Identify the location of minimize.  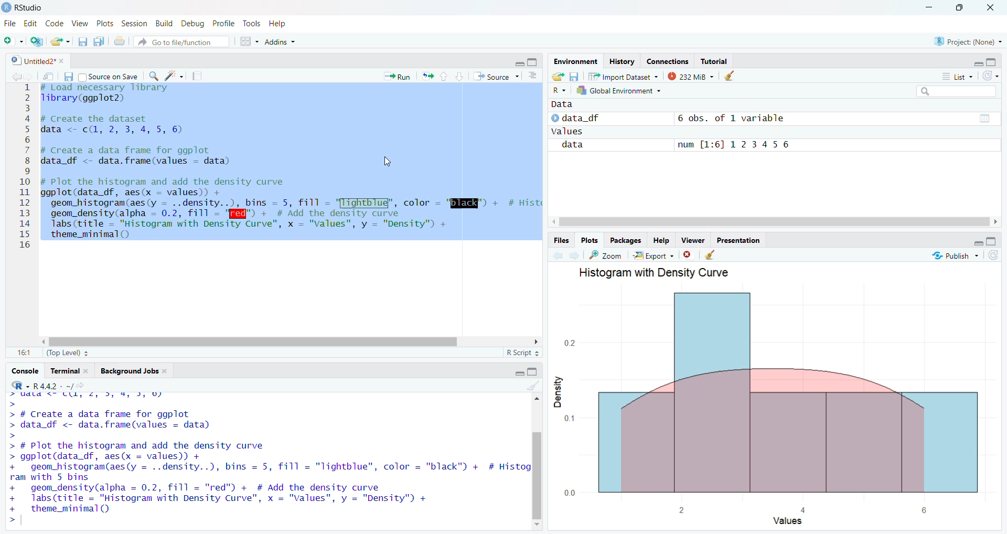
(980, 62).